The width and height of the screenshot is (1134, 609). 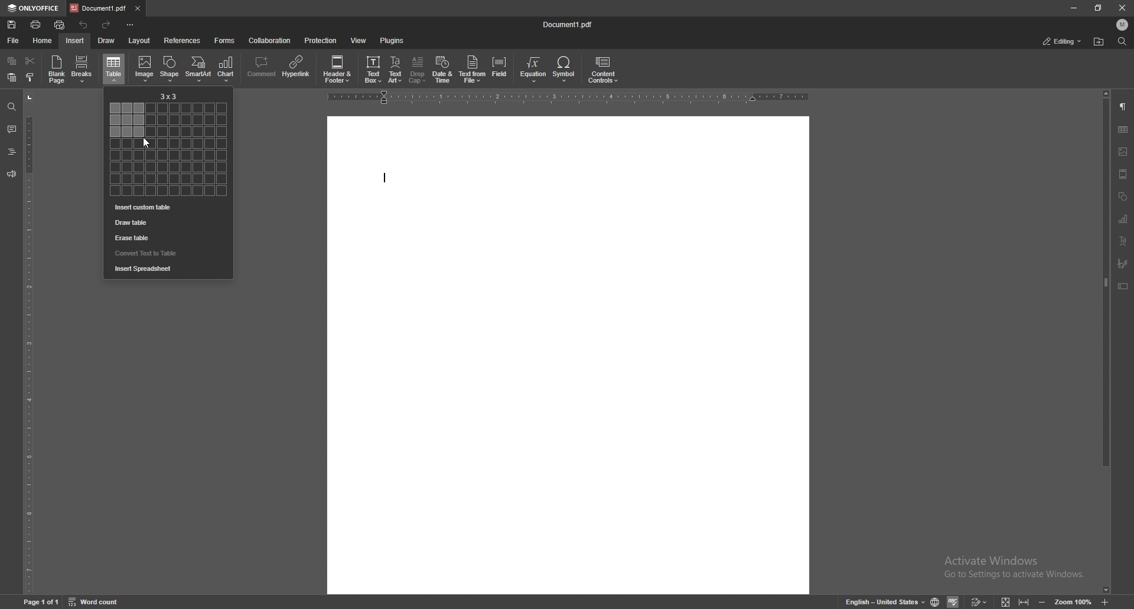 I want to click on date and time, so click(x=442, y=70).